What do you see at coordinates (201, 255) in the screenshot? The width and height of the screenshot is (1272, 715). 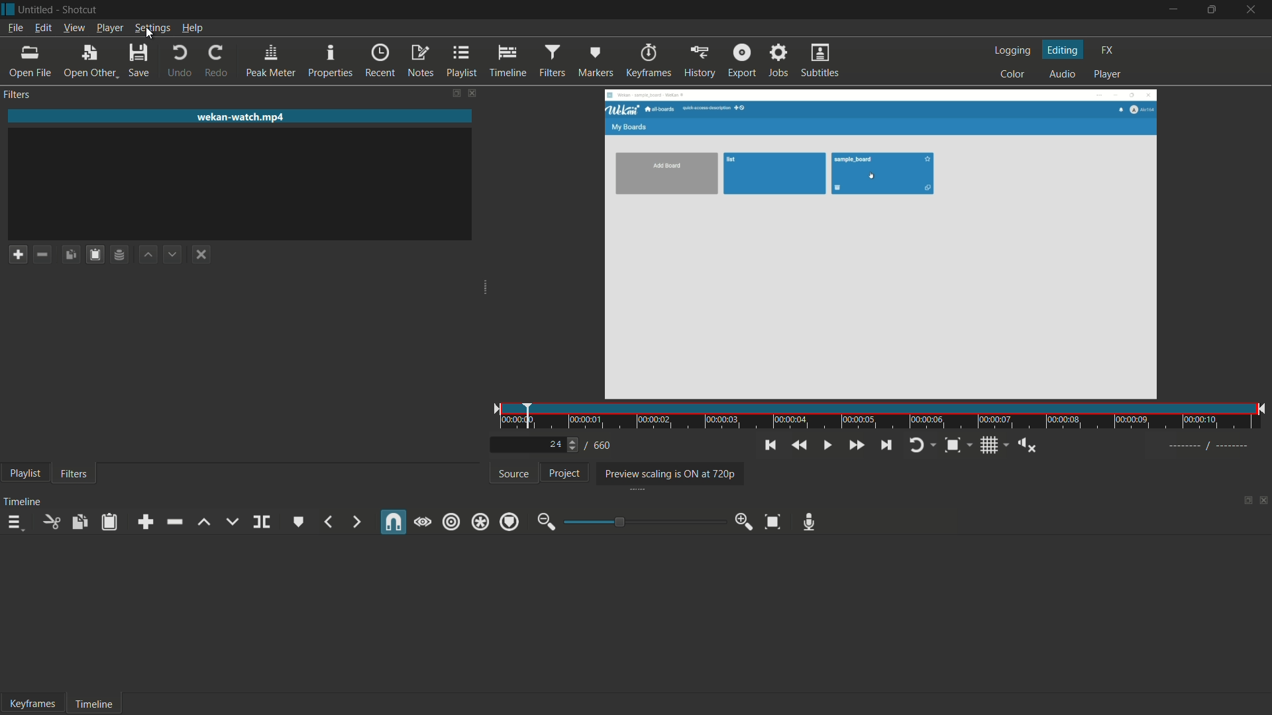 I see `deselect a filter` at bounding box center [201, 255].